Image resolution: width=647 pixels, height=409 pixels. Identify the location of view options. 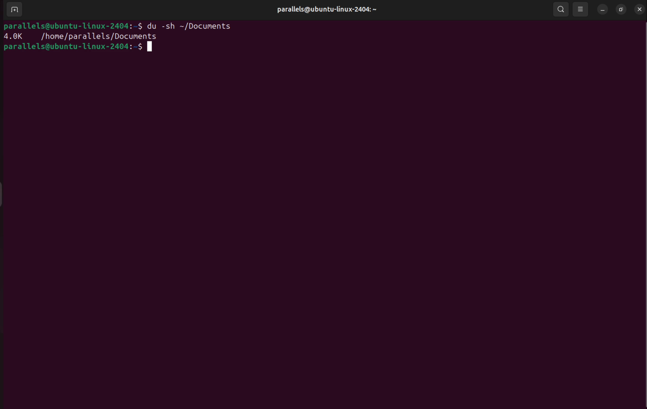
(581, 9).